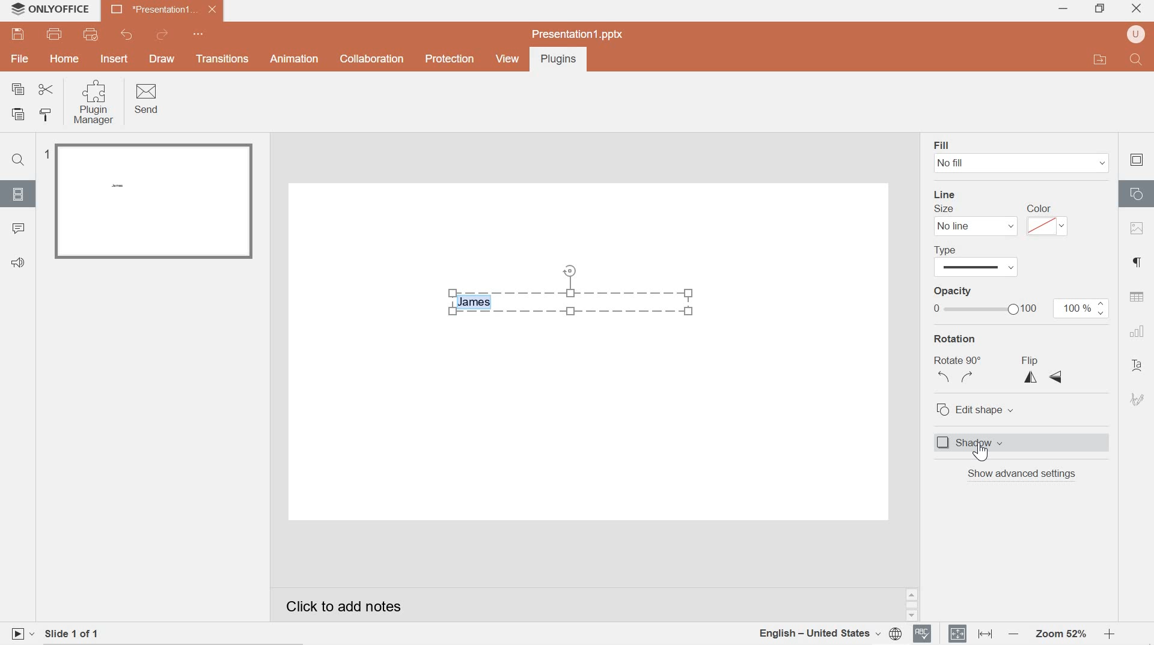 This screenshot has height=645, width=1154. Describe the element at coordinates (1138, 229) in the screenshot. I see `image` at that location.